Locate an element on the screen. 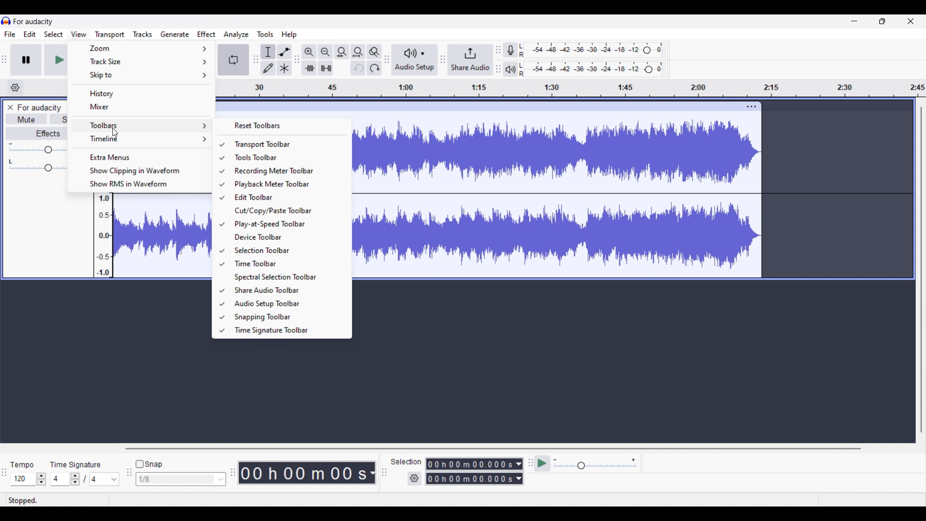 The width and height of the screenshot is (926, 521). Mute is located at coordinates (26, 119).